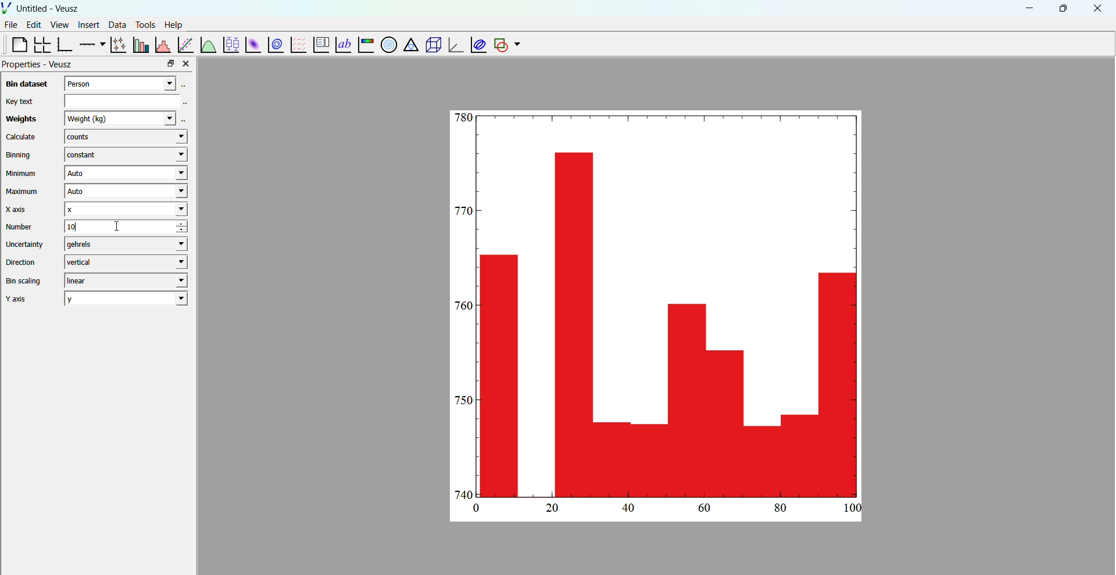 The image size is (1116, 575). Describe the element at coordinates (185, 44) in the screenshot. I see `fit a function to a date` at that location.